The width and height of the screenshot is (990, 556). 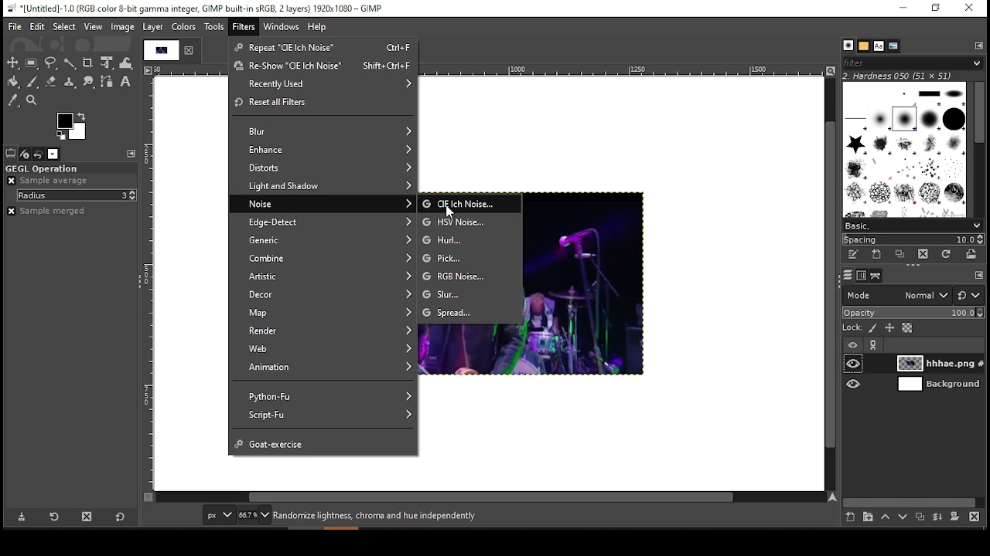 What do you see at coordinates (888, 517) in the screenshot?
I see `move layer on step up` at bounding box center [888, 517].